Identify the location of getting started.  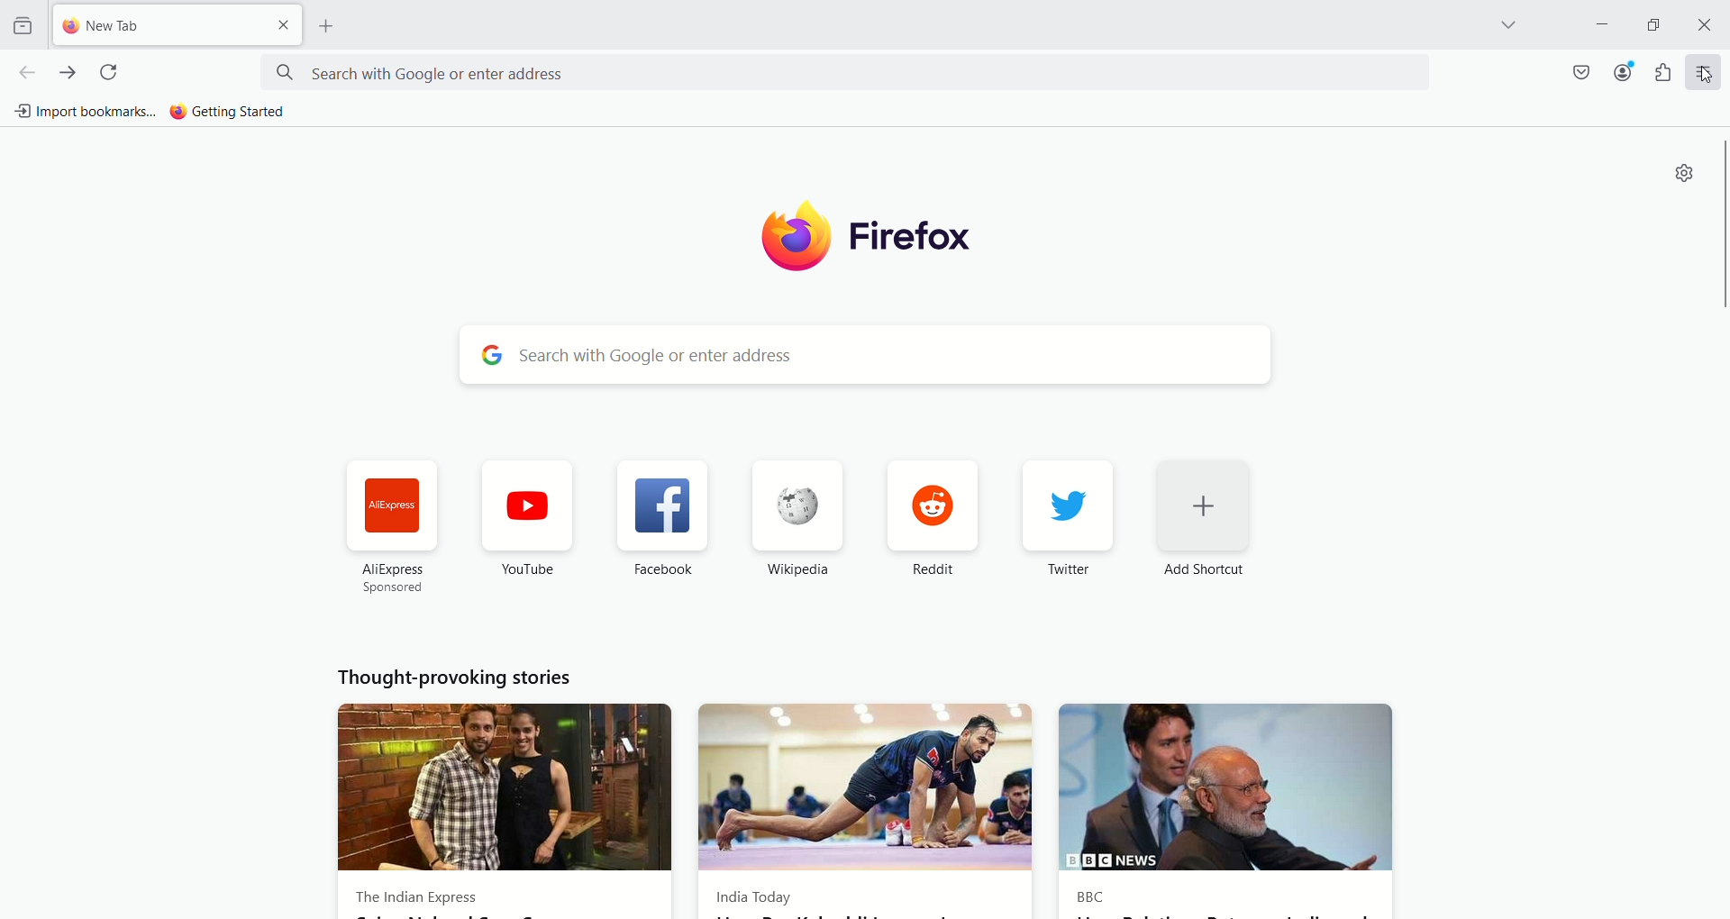
(231, 108).